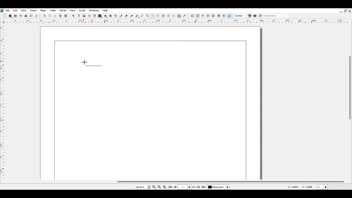 This screenshot has height=198, width=352. Describe the element at coordinates (153, 16) in the screenshot. I see `Edit content of frame` at that location.